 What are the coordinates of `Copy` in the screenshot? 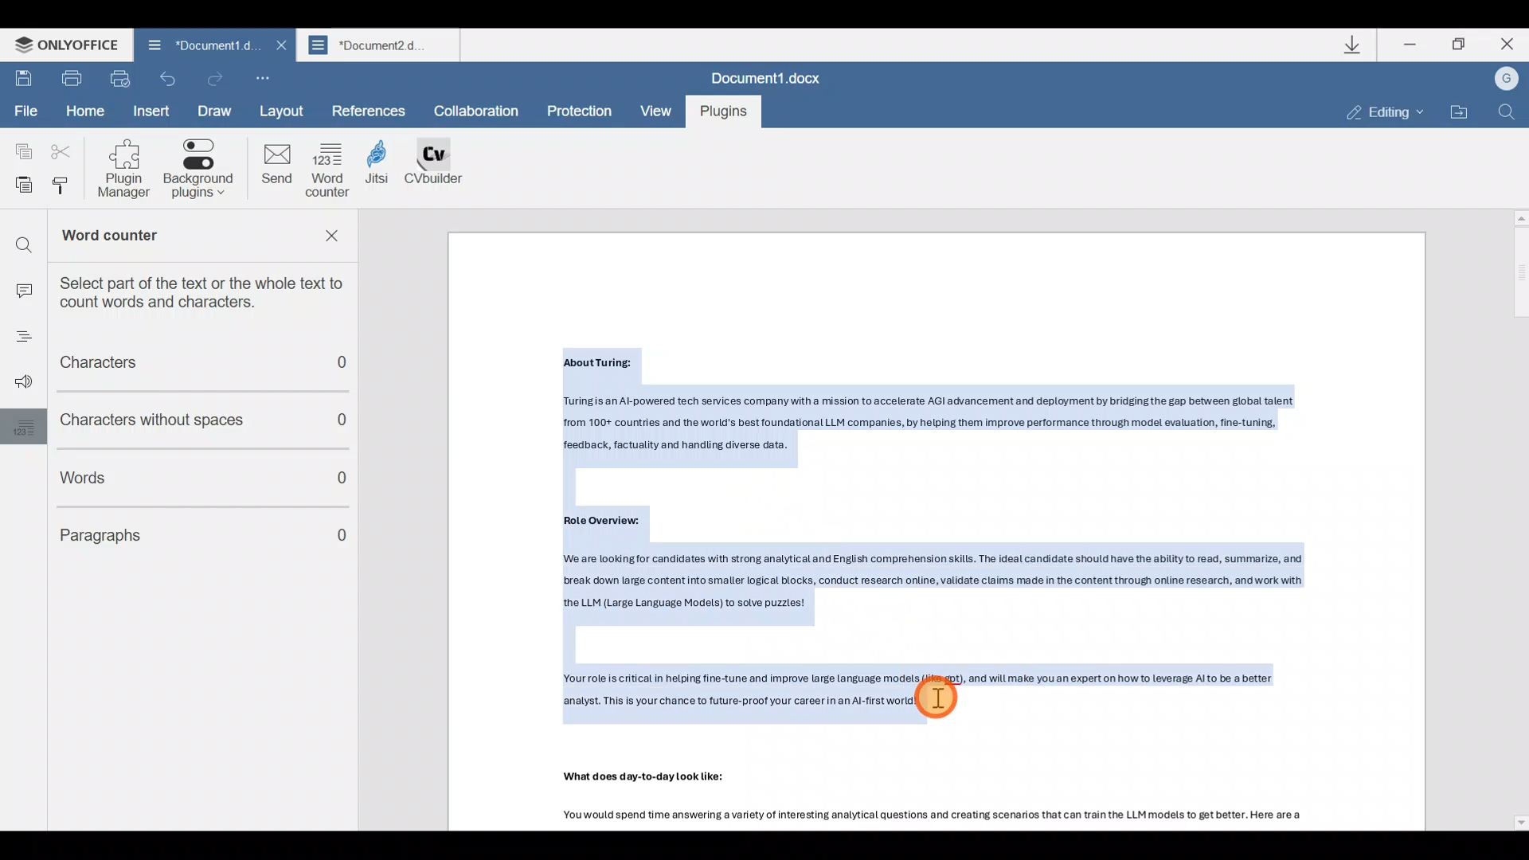 It's located at (22, 150).